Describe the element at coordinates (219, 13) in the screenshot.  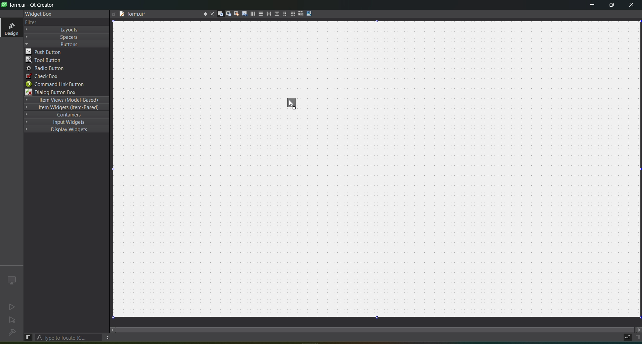
I see `edit widgets` at that location.